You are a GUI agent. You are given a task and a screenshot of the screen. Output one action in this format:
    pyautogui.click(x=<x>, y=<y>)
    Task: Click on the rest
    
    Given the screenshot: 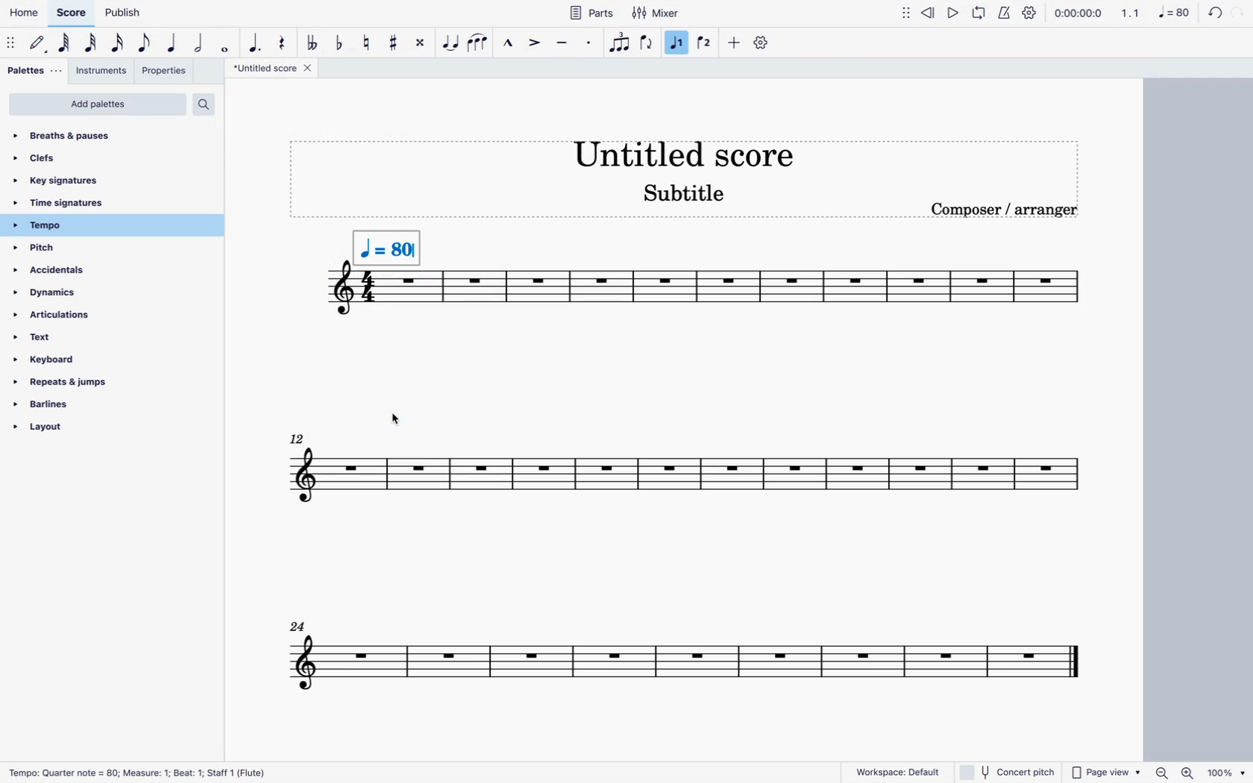 What is the action you would take?
    pyautogui.click(x=285, y=44)
    